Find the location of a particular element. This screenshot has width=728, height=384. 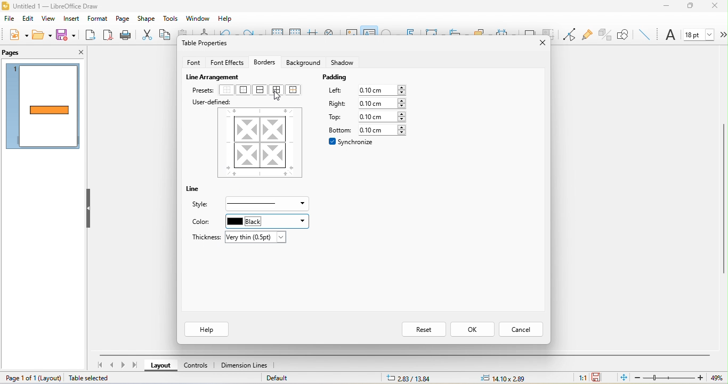

maximize is located at coordinates (693, 8).